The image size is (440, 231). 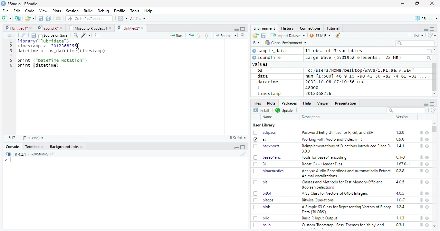 I want to click on bit64, so click(x=263, y=193).